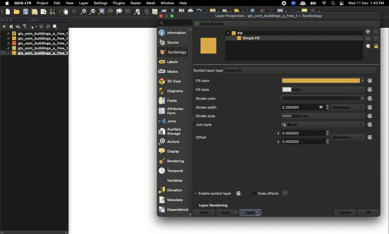  I want to click on Symbol layer type, so click(209, 71).